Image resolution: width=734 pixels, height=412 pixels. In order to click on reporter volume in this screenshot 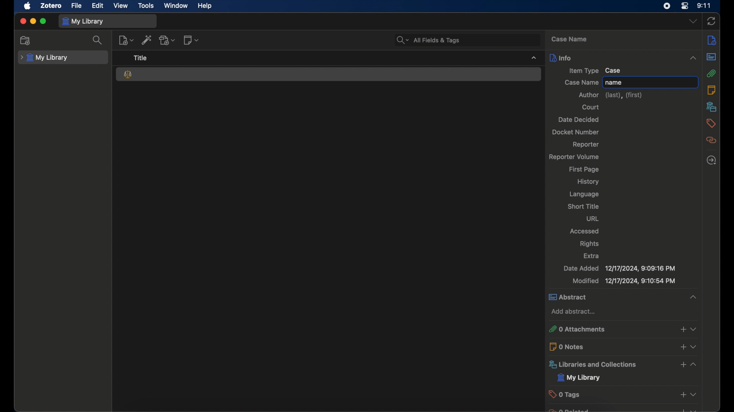, I will do `click(573, 157)`.